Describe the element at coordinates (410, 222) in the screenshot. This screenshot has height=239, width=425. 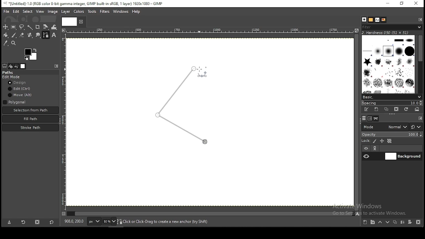
I see `add a mask` at that location.